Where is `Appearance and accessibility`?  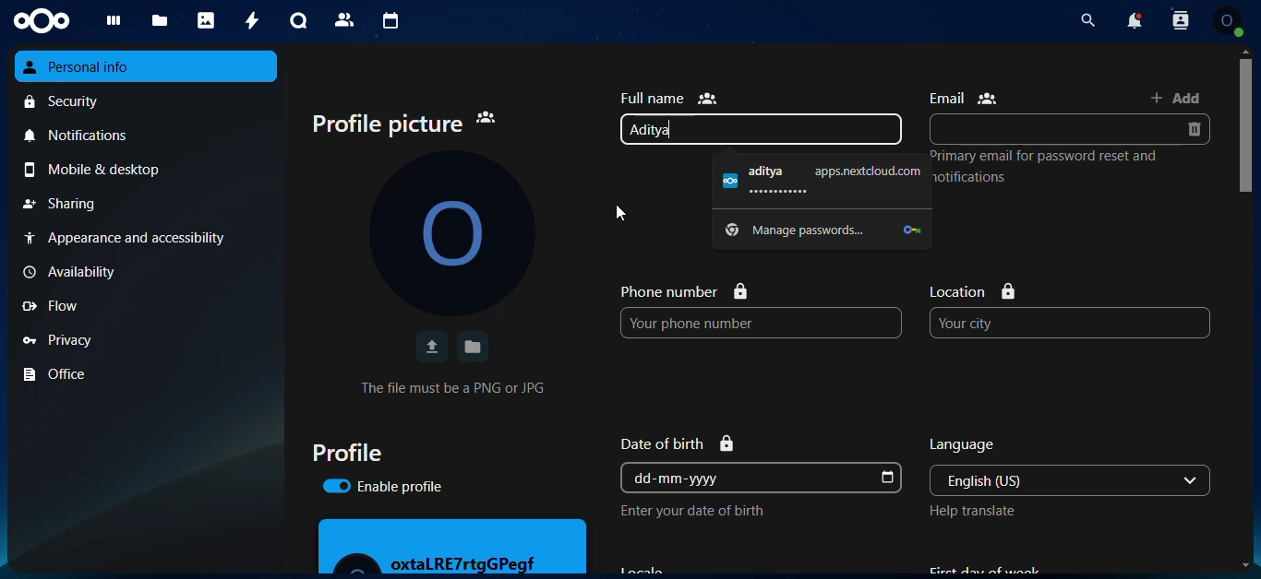 Appearance and accessibility is located at coordinates (145, 238).